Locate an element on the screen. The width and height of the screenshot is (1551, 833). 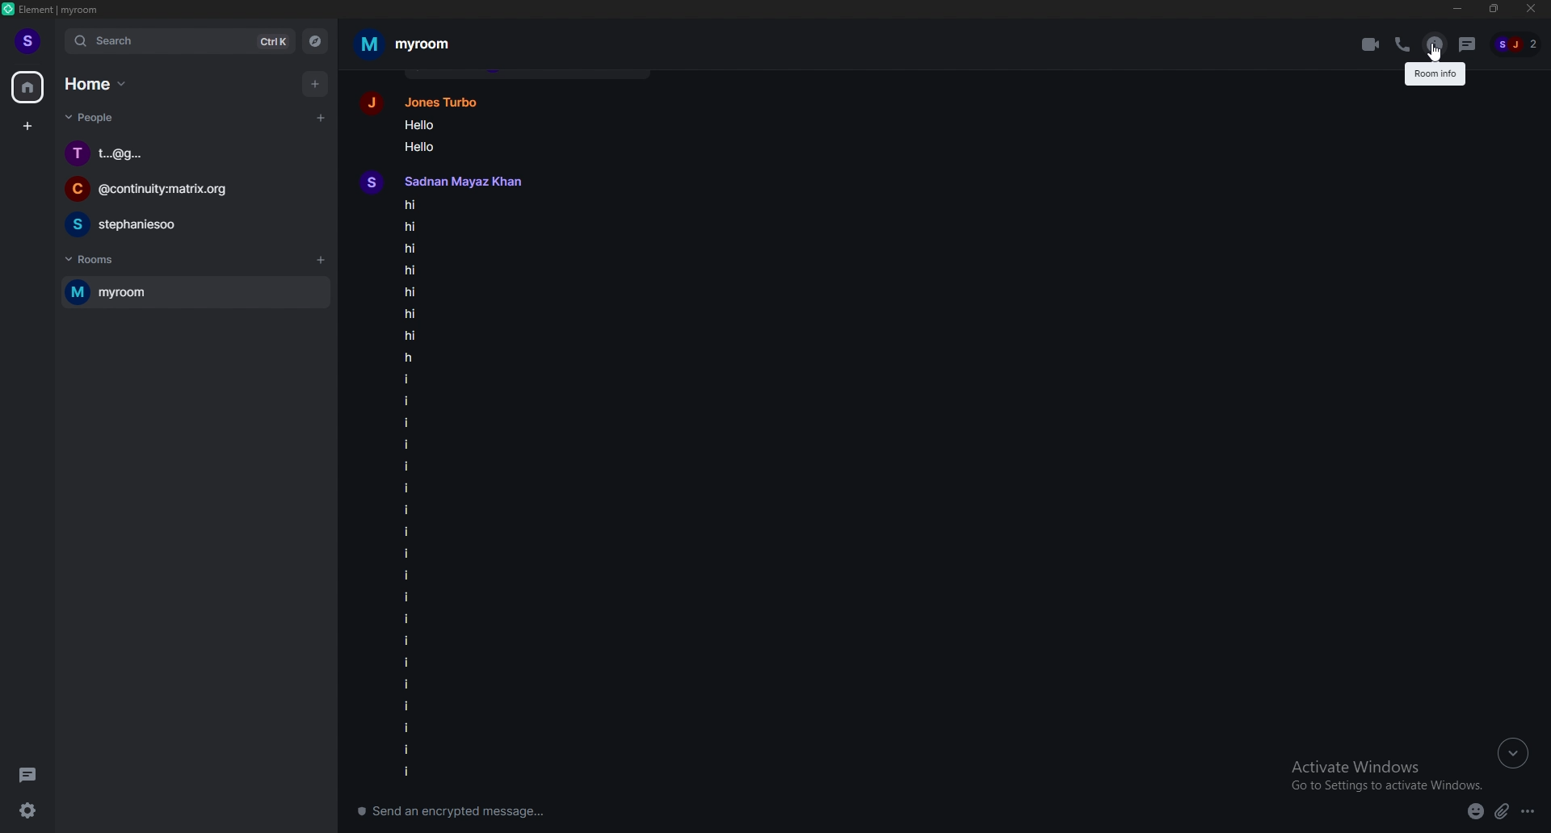
rooms is located at coordinates (100, 261).